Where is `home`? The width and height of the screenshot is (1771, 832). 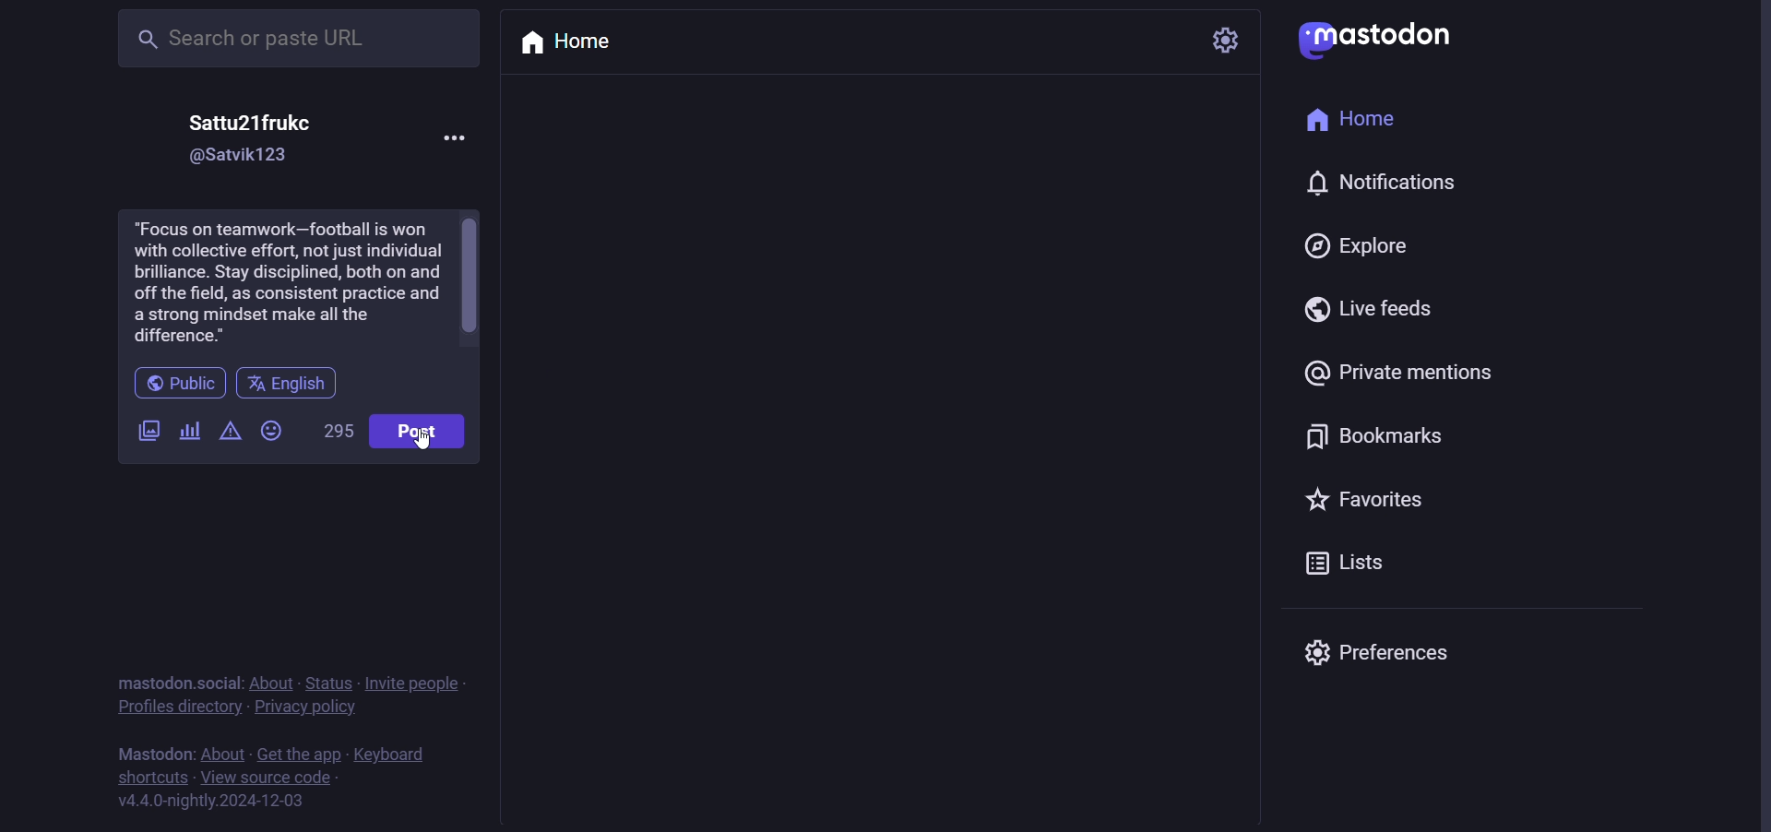 home is located at coordinates (564, 44).